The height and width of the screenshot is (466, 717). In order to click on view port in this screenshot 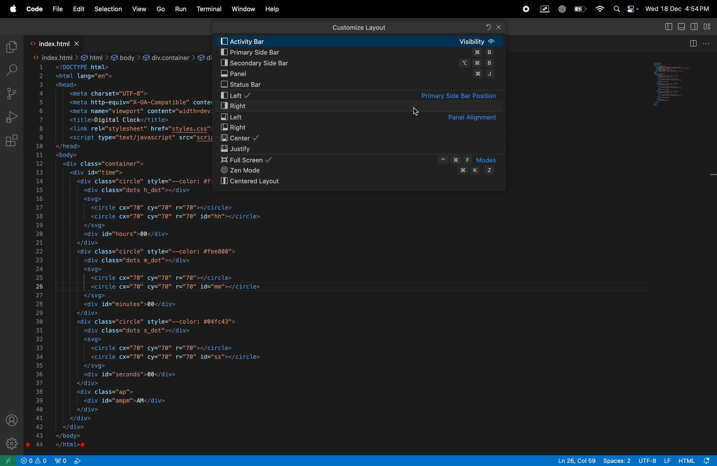, I will do `click(68, 460)`.